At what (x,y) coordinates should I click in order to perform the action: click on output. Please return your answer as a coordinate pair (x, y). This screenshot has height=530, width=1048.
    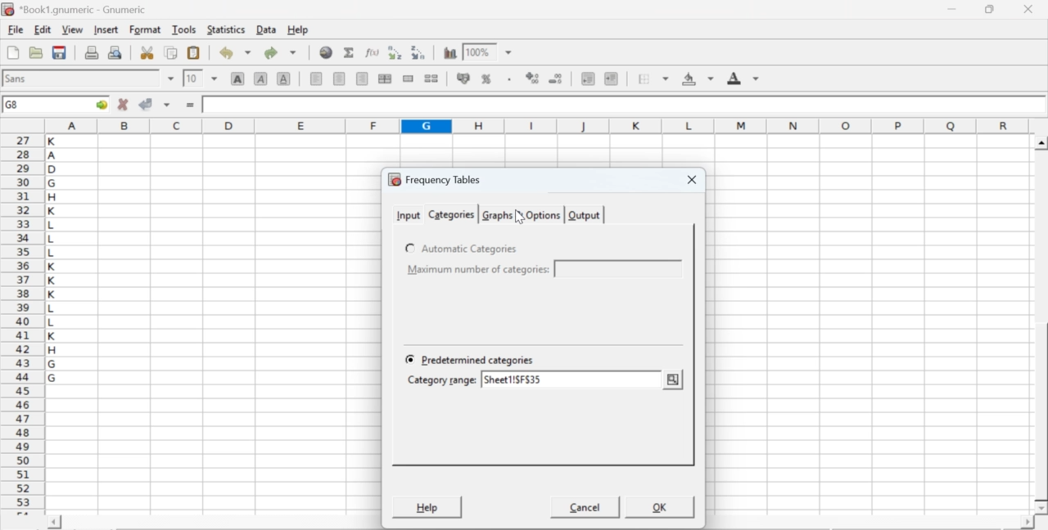
    Looking at the image, I should click on (585, 215).